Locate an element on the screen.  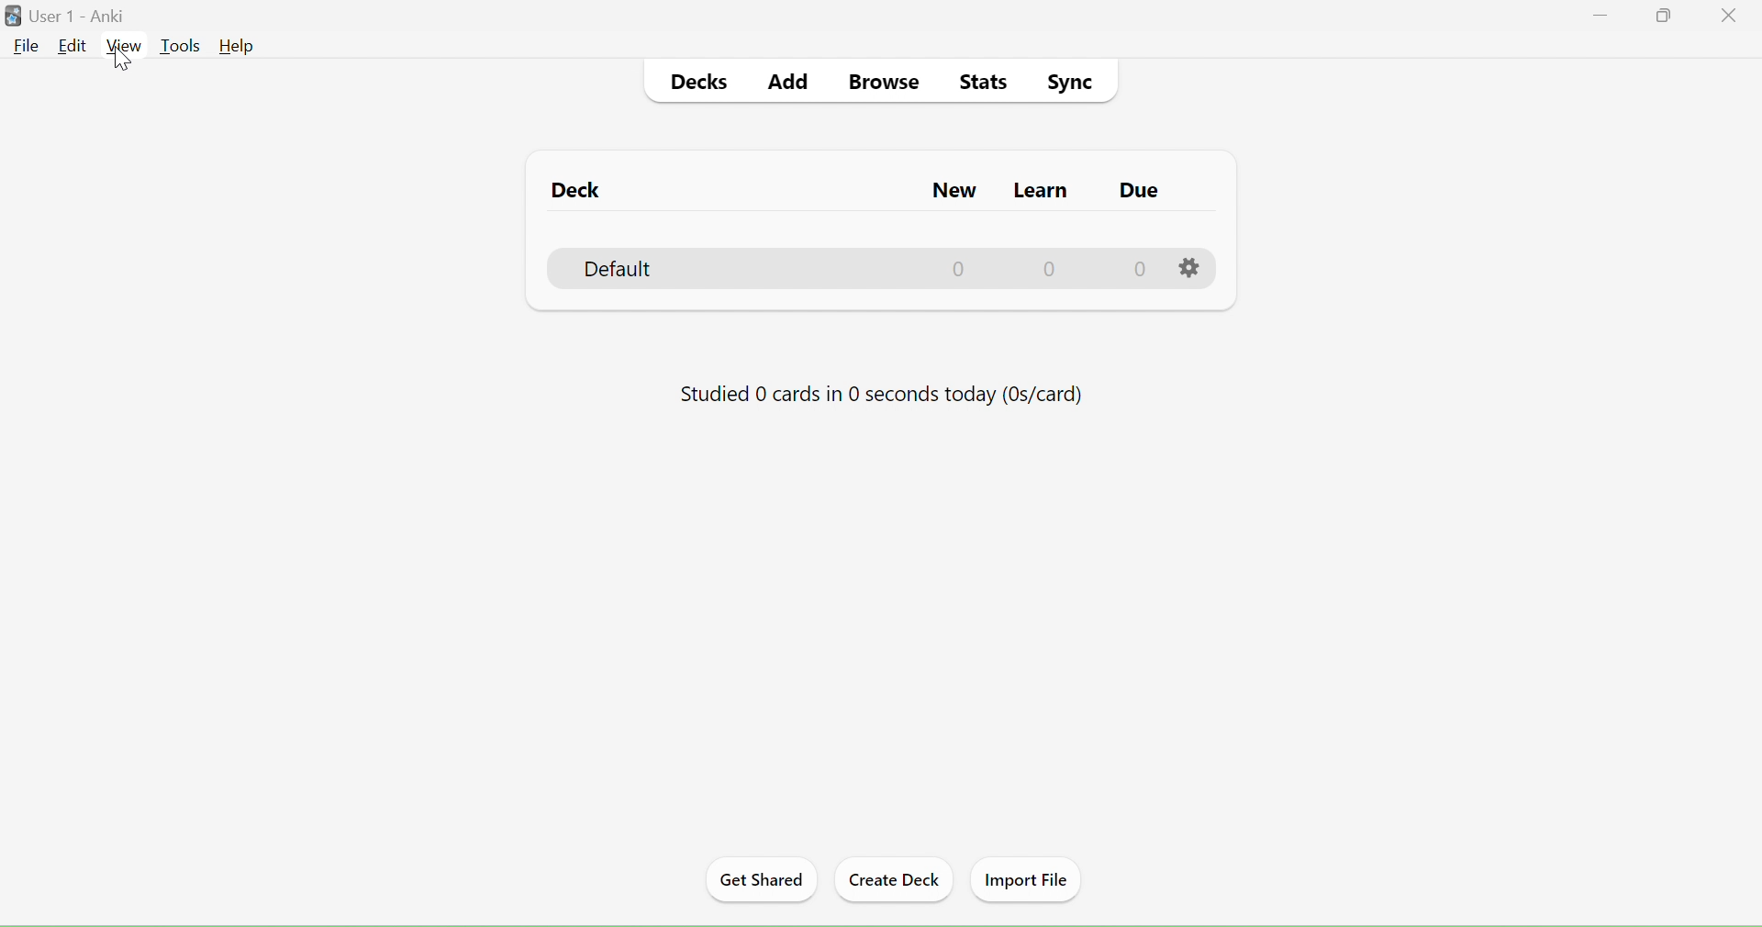
help is located at coordinates (237, 47).